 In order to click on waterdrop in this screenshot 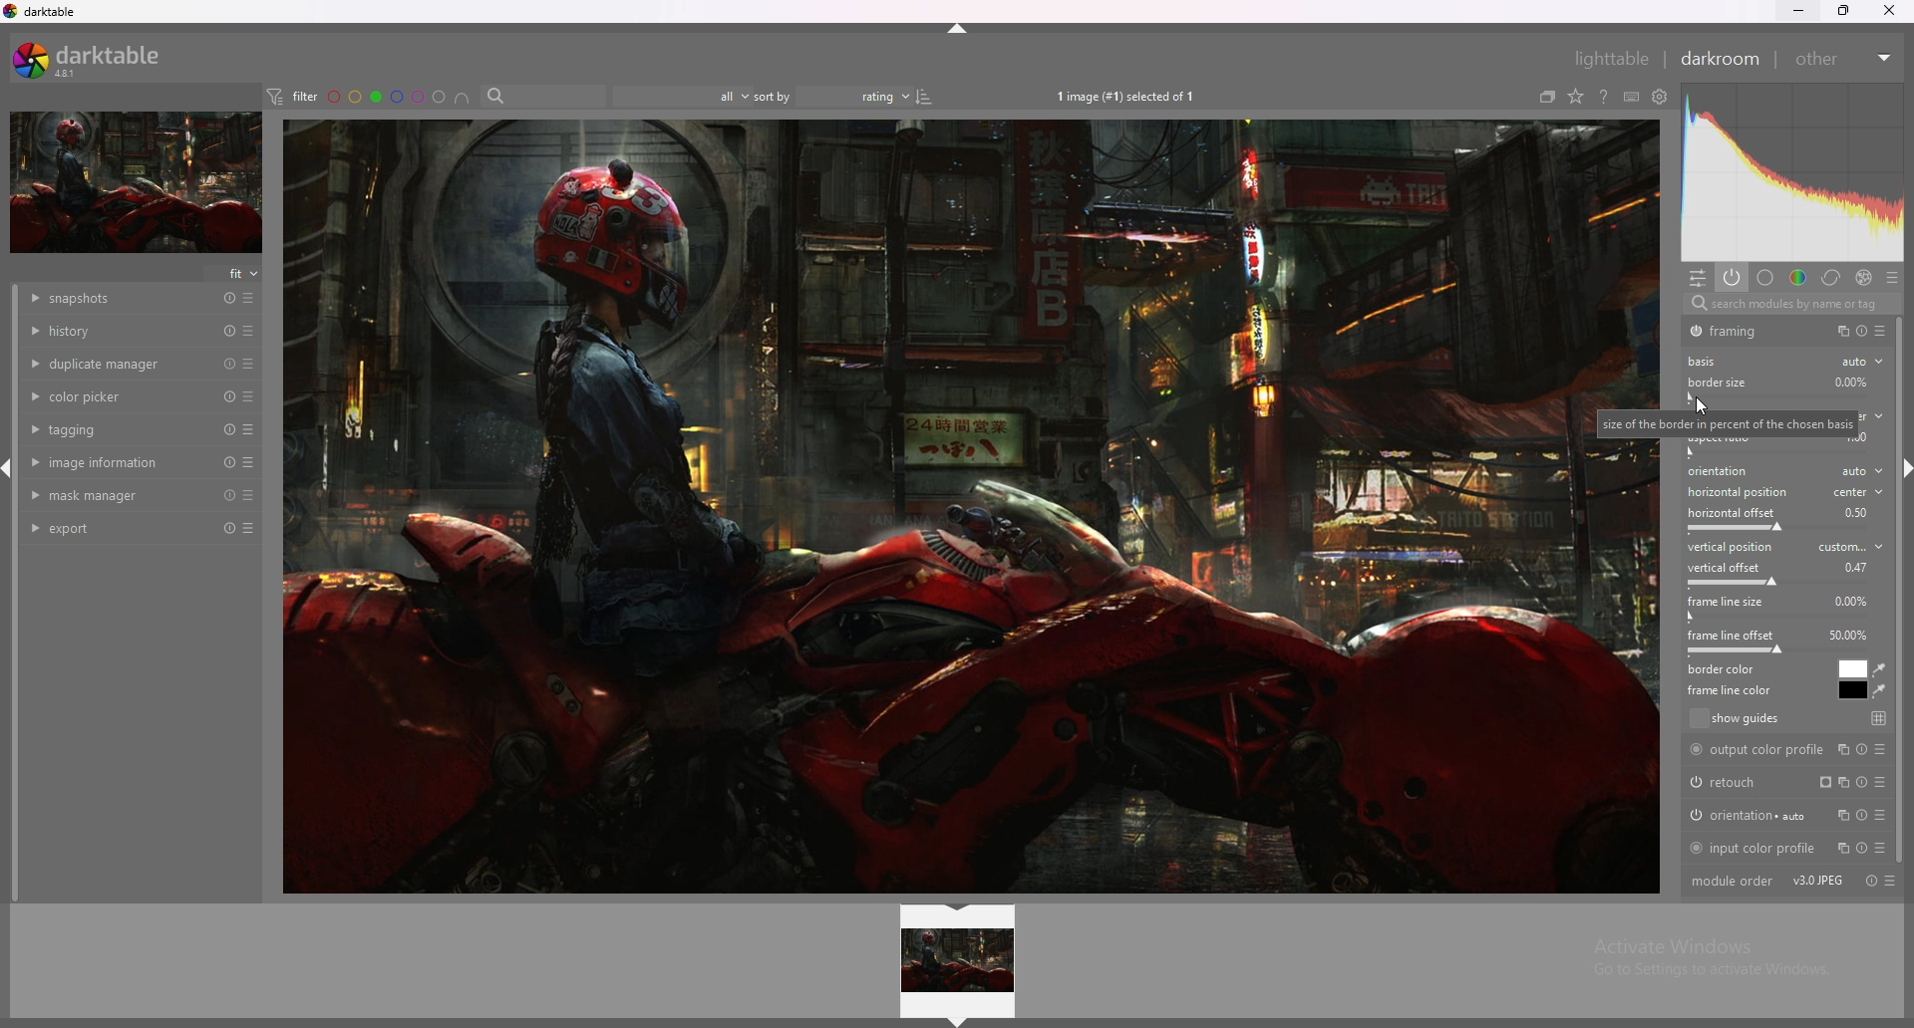, I will do `click(1880, 691)`.